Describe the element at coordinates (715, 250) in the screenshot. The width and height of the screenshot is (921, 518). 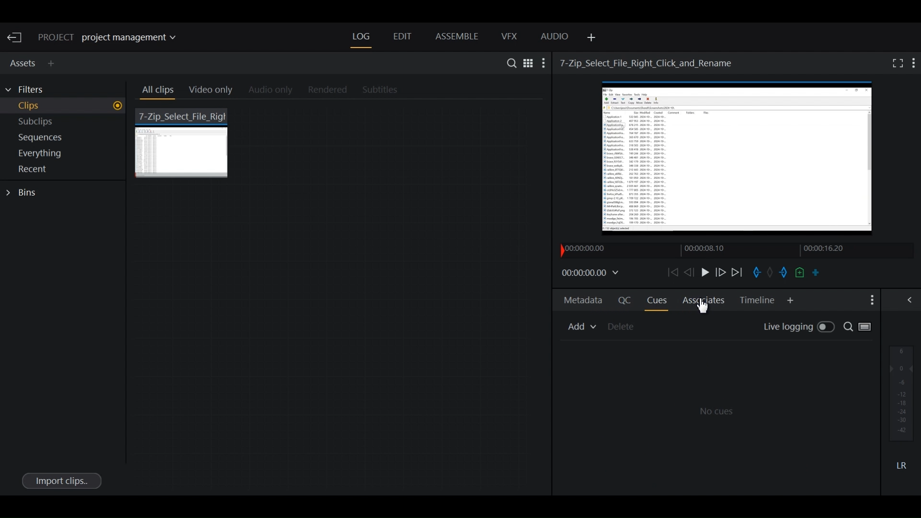
I see `Timeline` at that location.